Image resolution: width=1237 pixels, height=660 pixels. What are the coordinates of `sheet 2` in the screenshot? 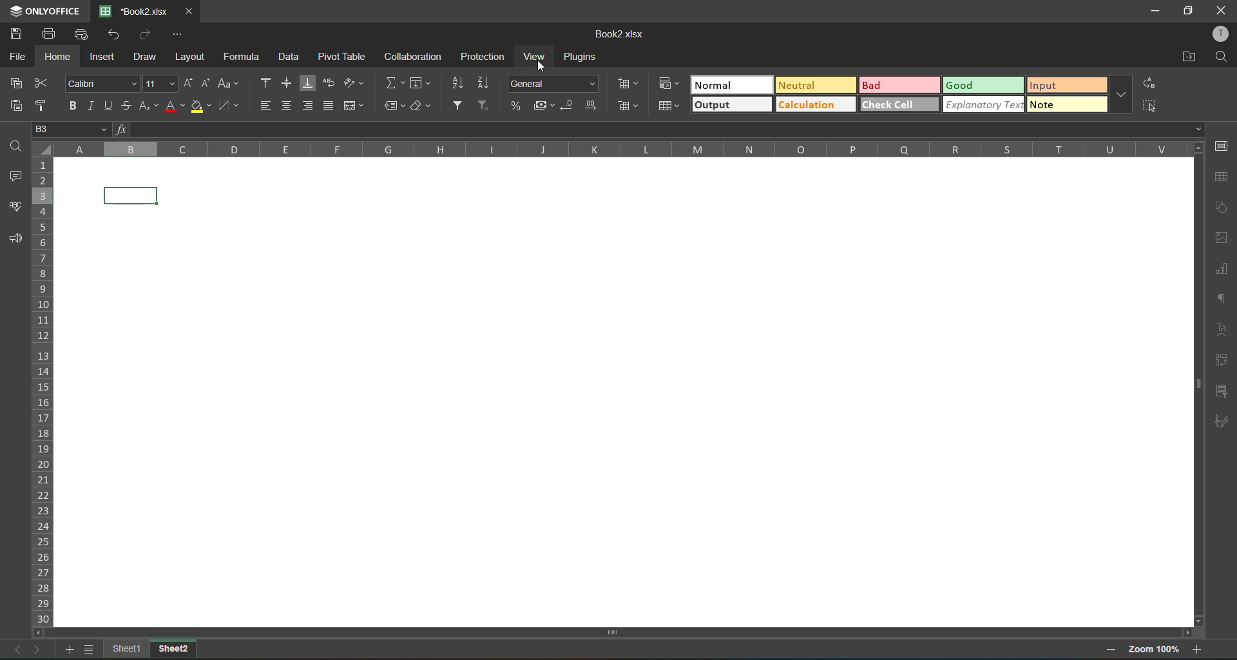 It's located at (174, 650).